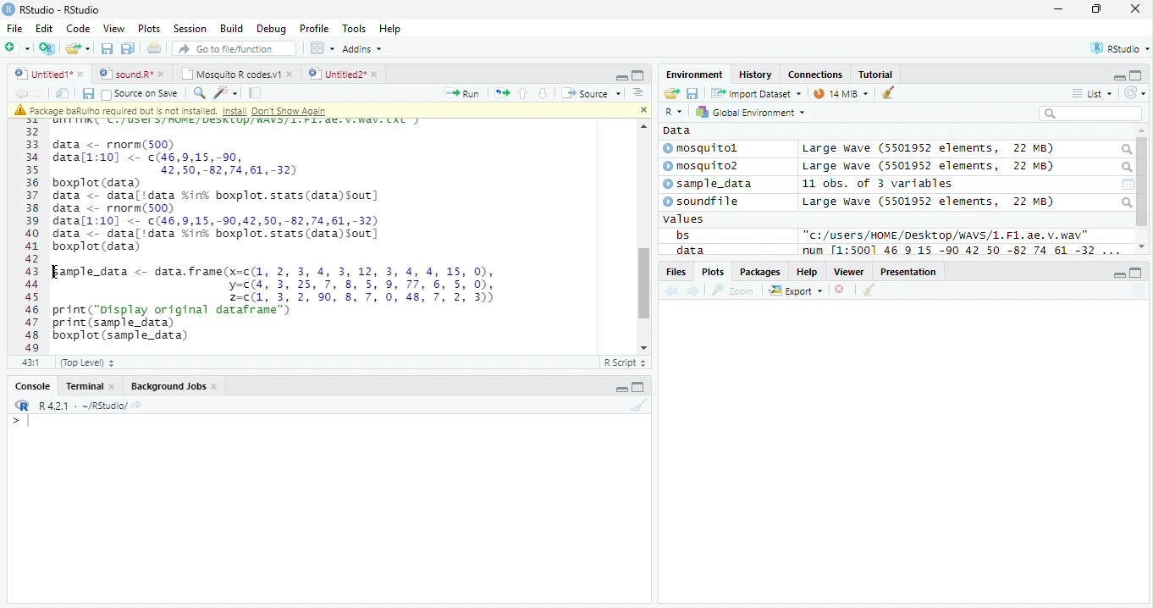 The height and width of the screenshot is (608, 1153). What do you see at coordinates (703, 149) in the screenshot?
I see `mosquito1` at bounding box center [703, 149].